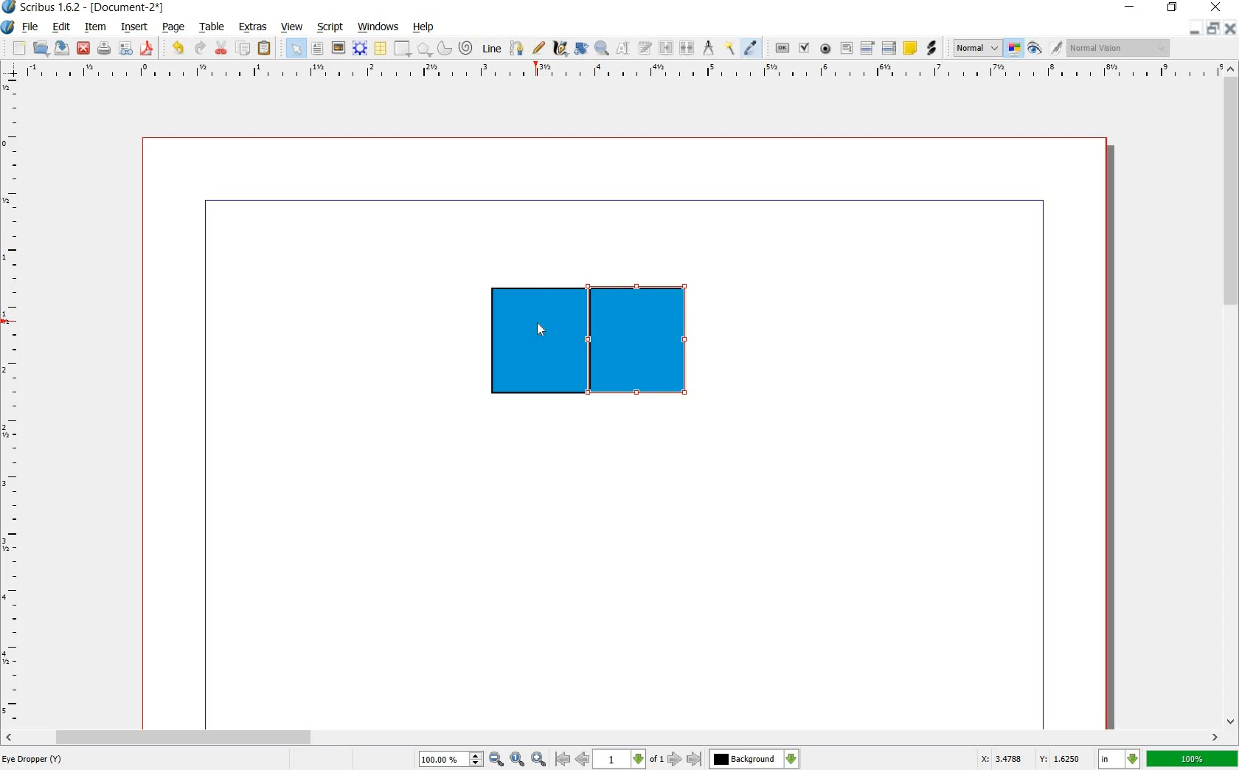 This screenshot has height=770, width=1239. What do you see at coordinates (9, 27) in the screenshot?
I see `system logo` at bounding box center [9, 27].